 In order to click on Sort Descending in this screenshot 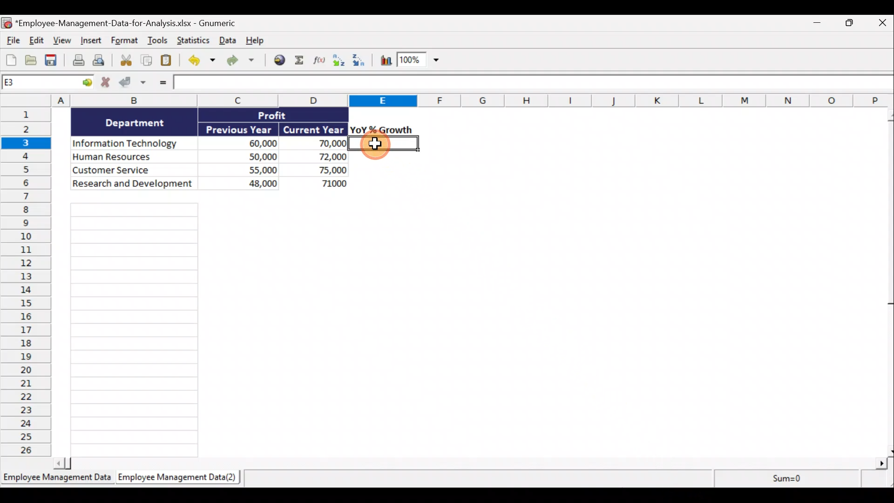, I will do `click(360, 61)`.